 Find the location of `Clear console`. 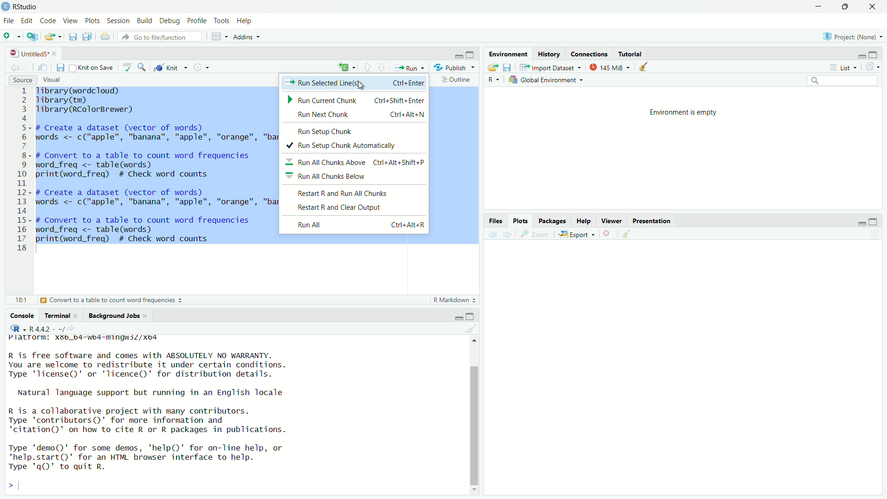

Clear console is located at coordinates (645, 67).